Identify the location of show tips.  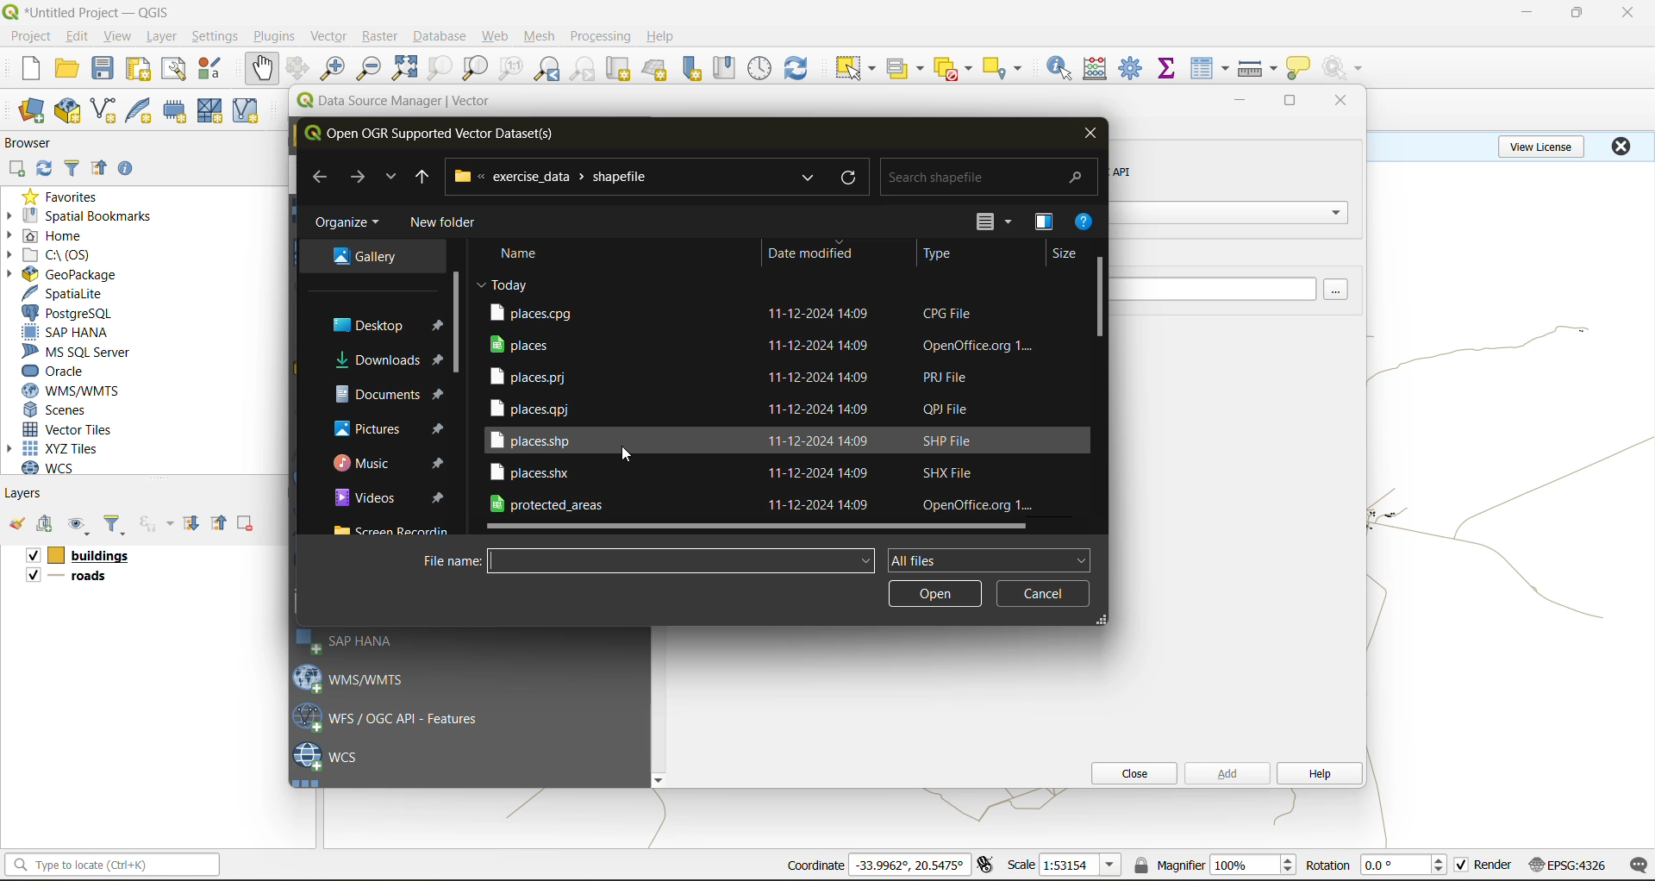
(1299, 69).